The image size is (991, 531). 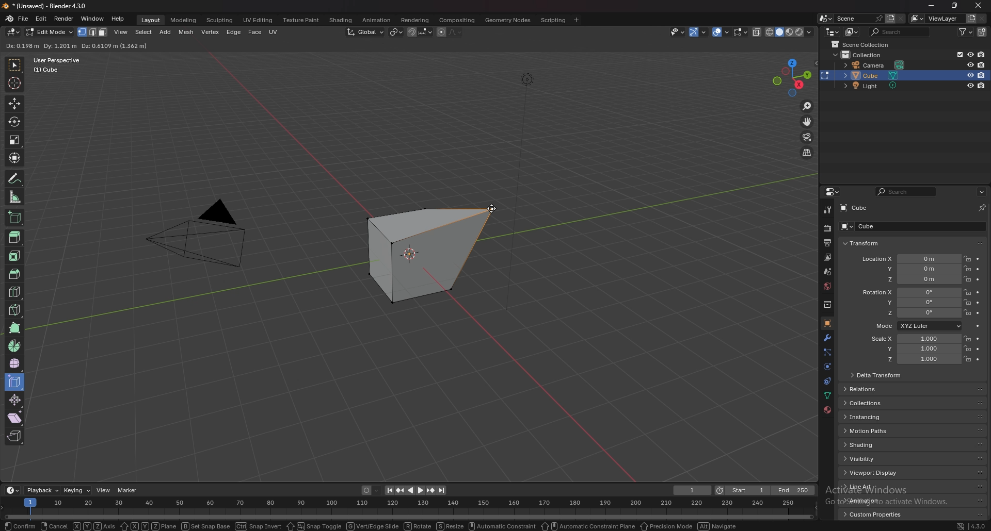 What do you see at coordinates (430, 491) in the screenshot?
I see `jump to keyframe` at bounding box center [430, 491].